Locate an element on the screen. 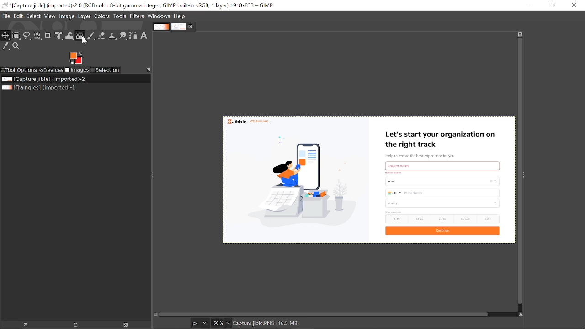  Selection is located at coordinates (106, 70).